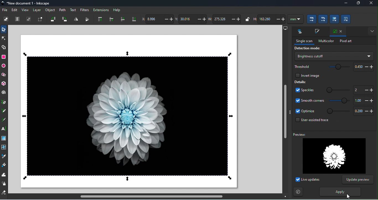  I want to click on Node tool, so click(4, 38).